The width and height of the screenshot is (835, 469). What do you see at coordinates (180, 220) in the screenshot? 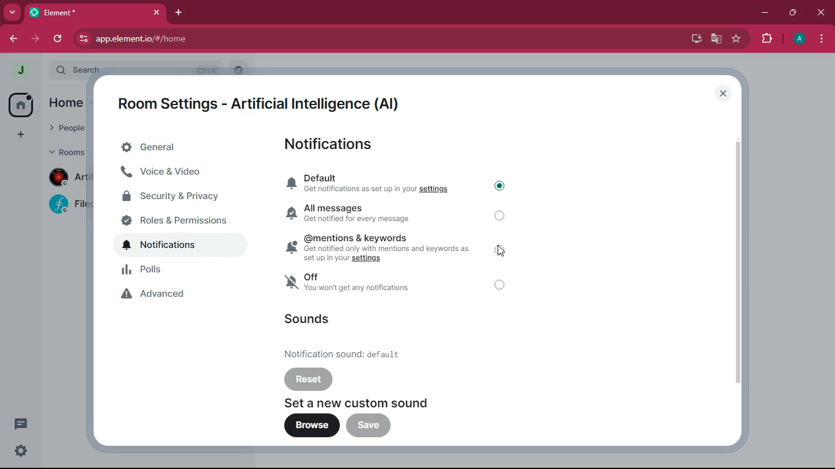
I see `roles and premissions` at bounding box center [180, 220].